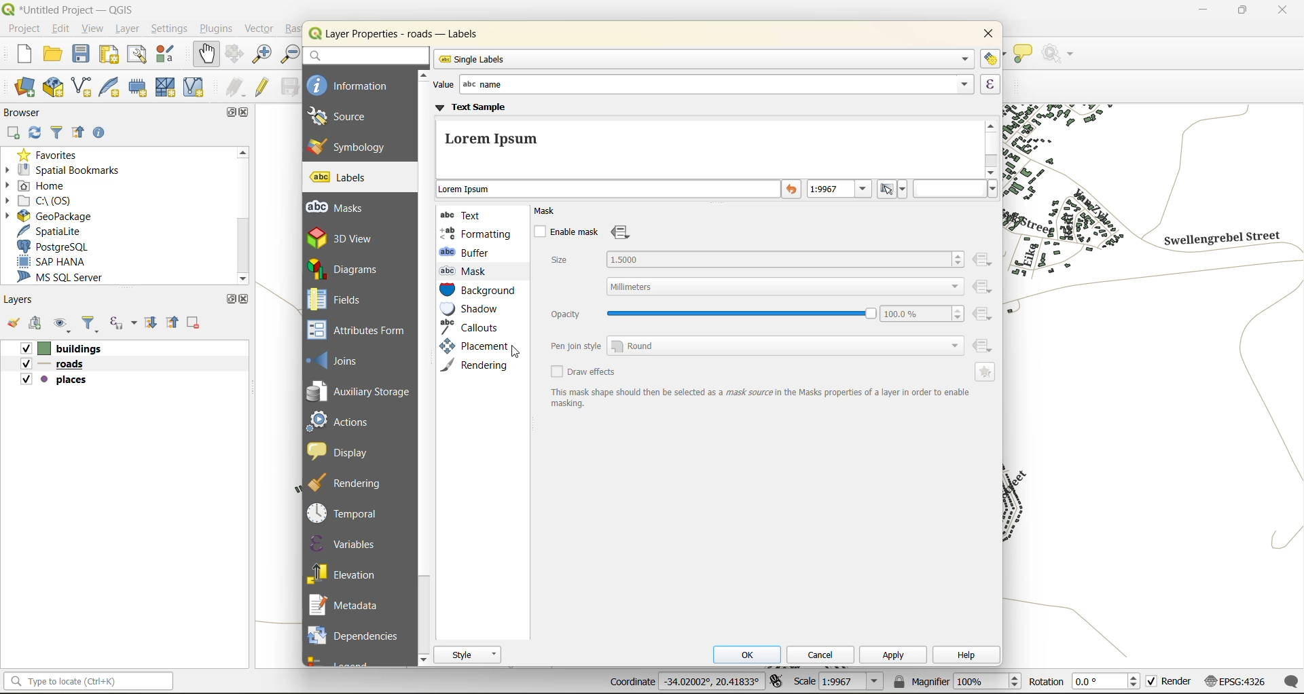  I want to click on fields, so click(336, 299).